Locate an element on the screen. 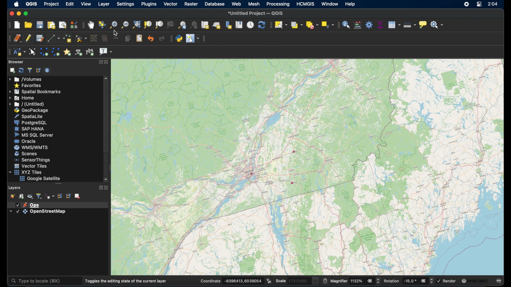 This screenshot has height=287, width=511. vector tiles is located at coordinates (30, 166).